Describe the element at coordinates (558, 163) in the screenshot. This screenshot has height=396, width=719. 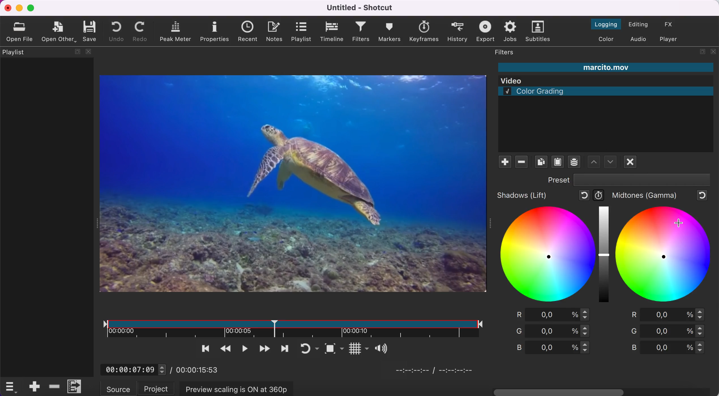
I see `paste filters` at that location.